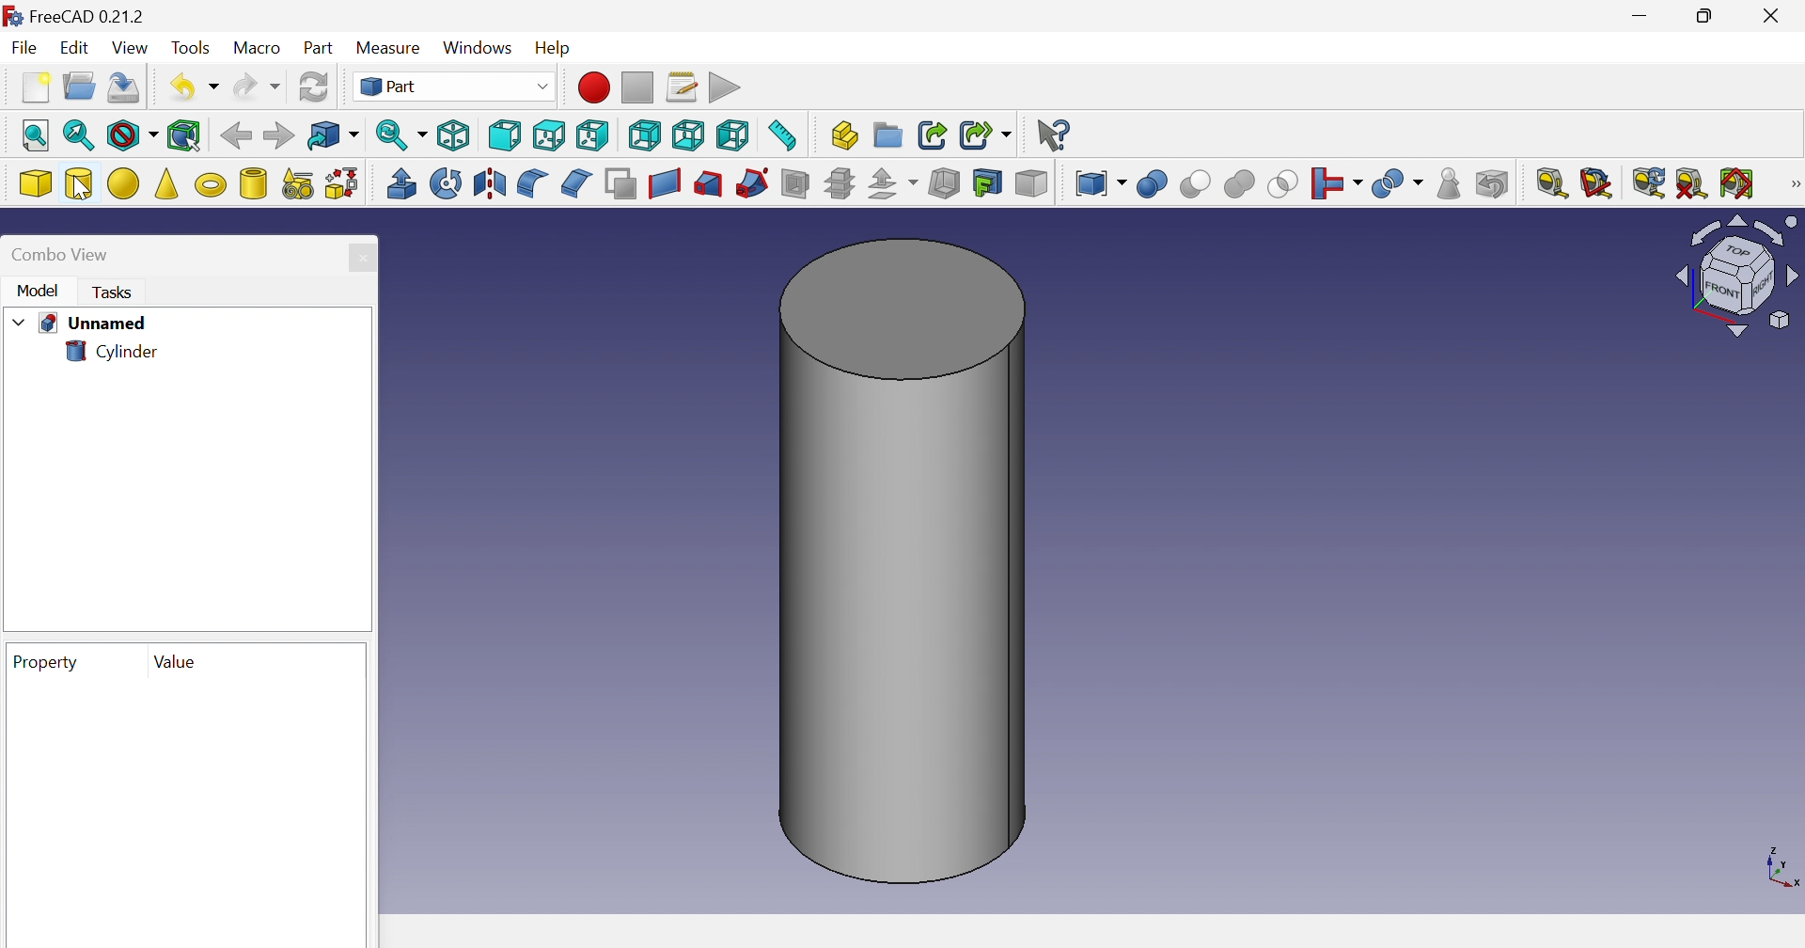 The width and height of the screenshot is (1805, 948). I want to click on x, y, z axis, so click(1781, 864).